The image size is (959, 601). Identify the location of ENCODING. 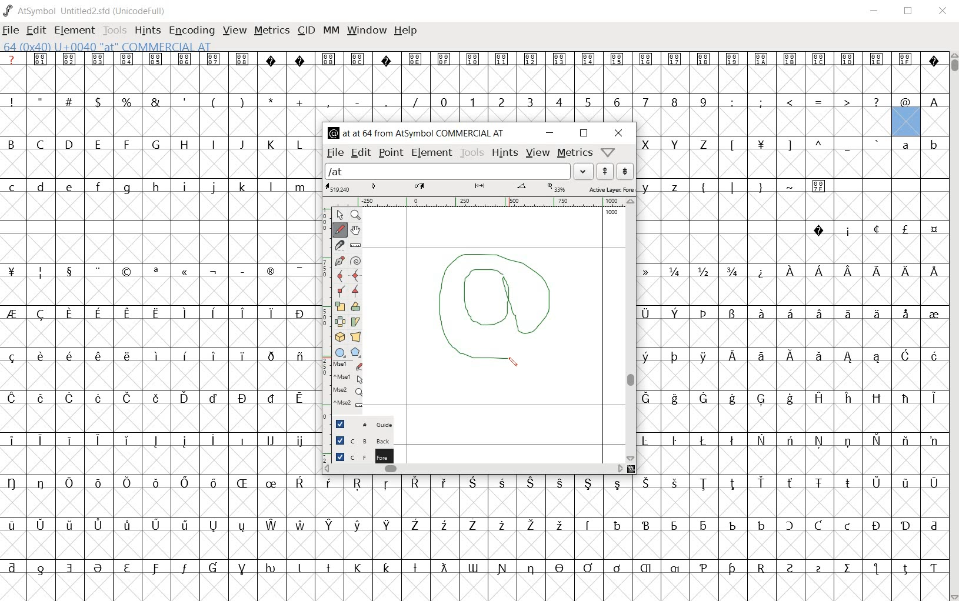
(194, 32).